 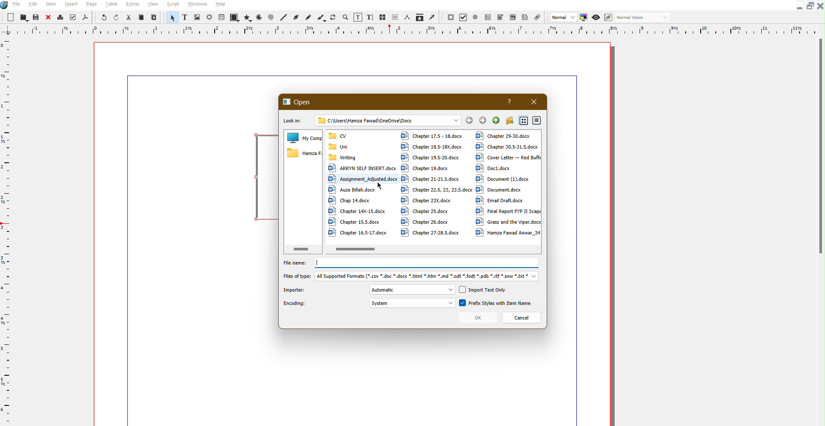 What do you see at coordinates (293, 120) in the screenshot?
I see `Look in` at bounding box center [293, 120].